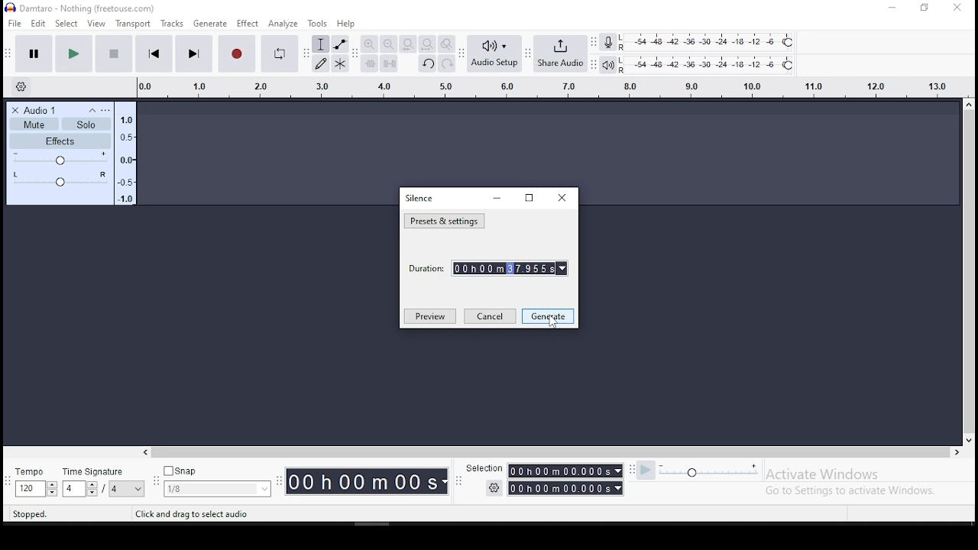 The image size is (978, 550). I want to click on tracks, so click(171, 24).